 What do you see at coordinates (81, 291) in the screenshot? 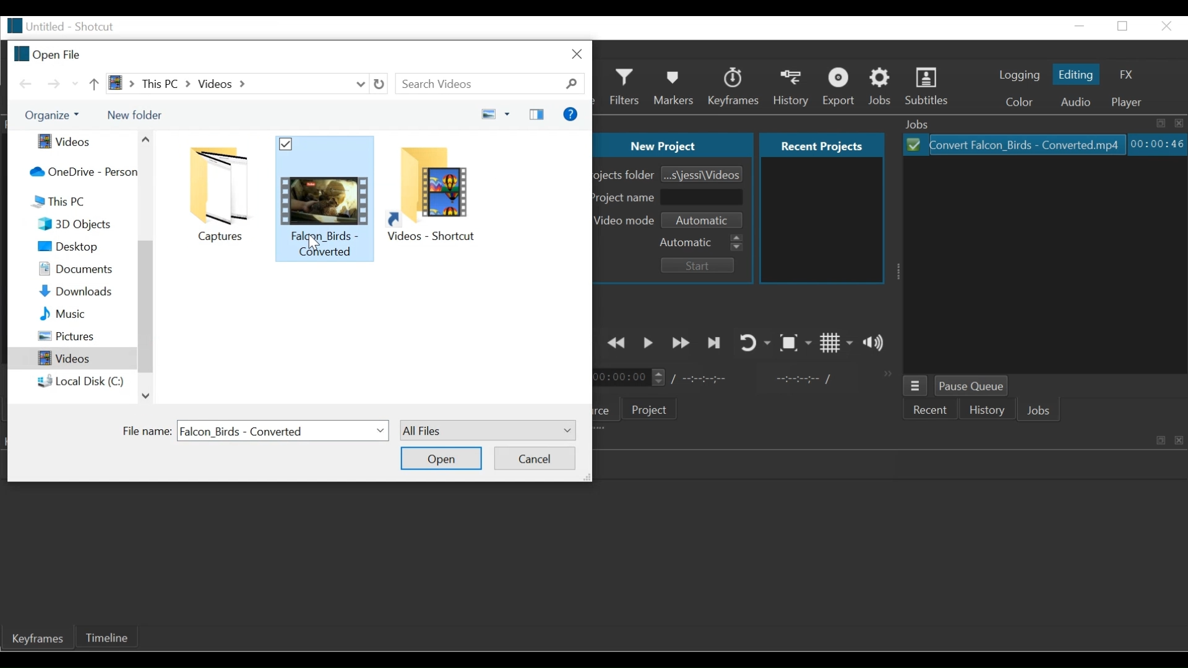
I see `Downloads` at bounding box center [81, 291].